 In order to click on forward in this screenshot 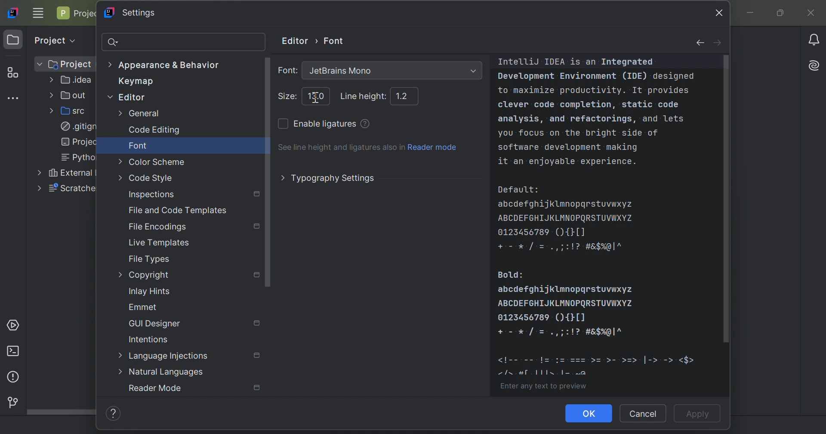, I will do `click(718, 44)`.